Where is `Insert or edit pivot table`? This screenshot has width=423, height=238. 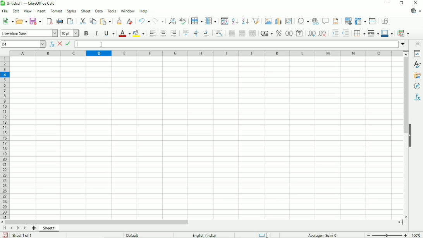
Insert or edit pivot table is located at coordinates (289, 21).